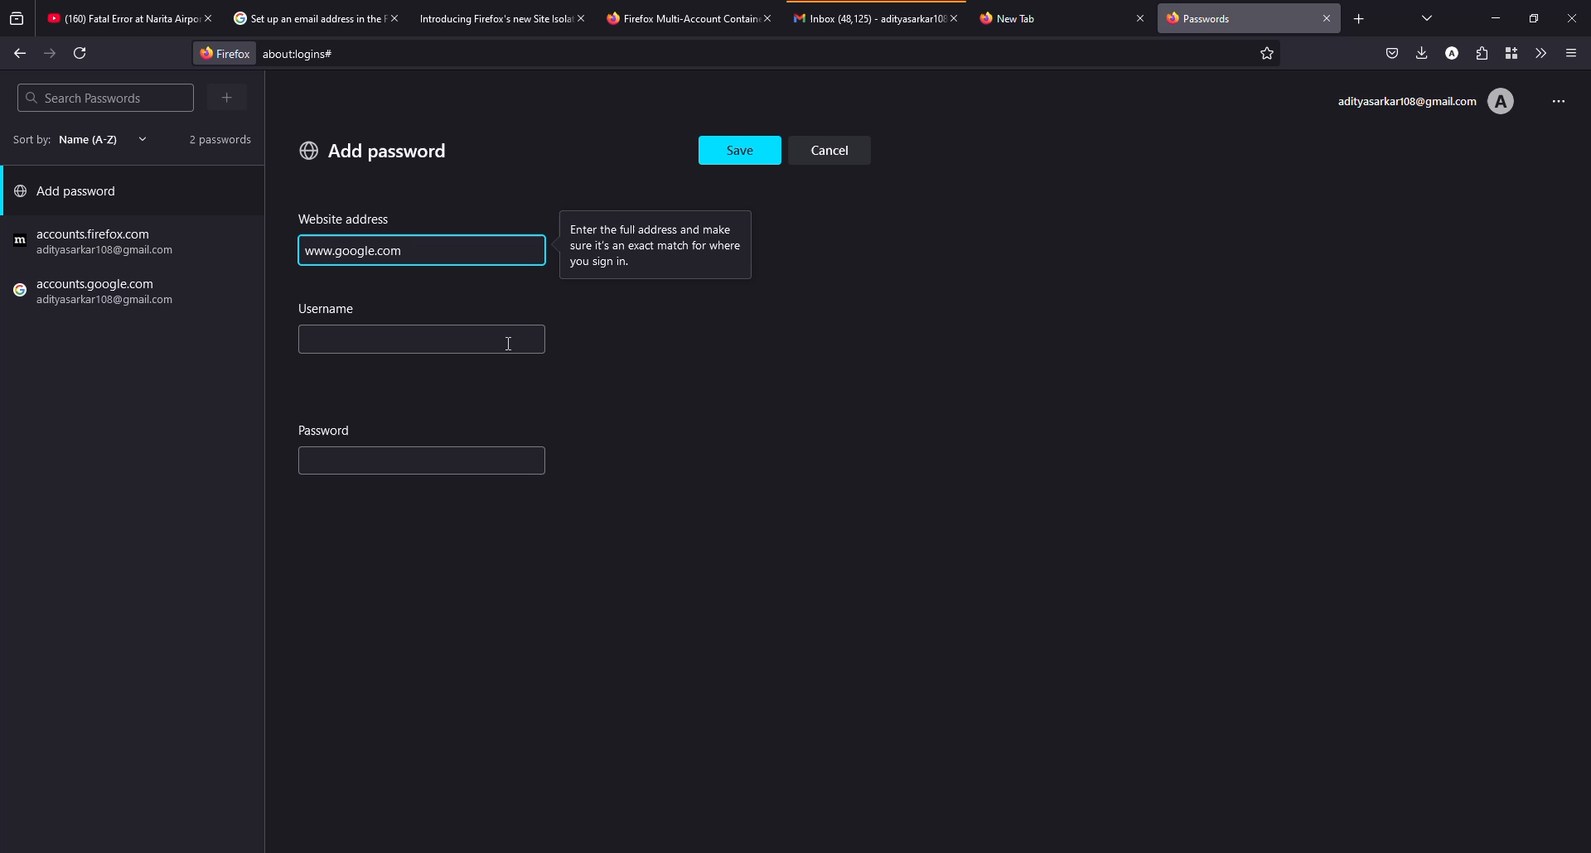 This screenshot has height=853, width=1591. Describe the element at coordinates (1428, 17) in the screenshot. I see `view tab` at that location.